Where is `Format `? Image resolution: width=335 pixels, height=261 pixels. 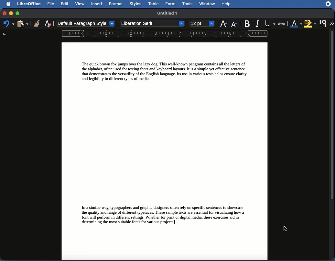
Format  is located at coordinates (116, 4).